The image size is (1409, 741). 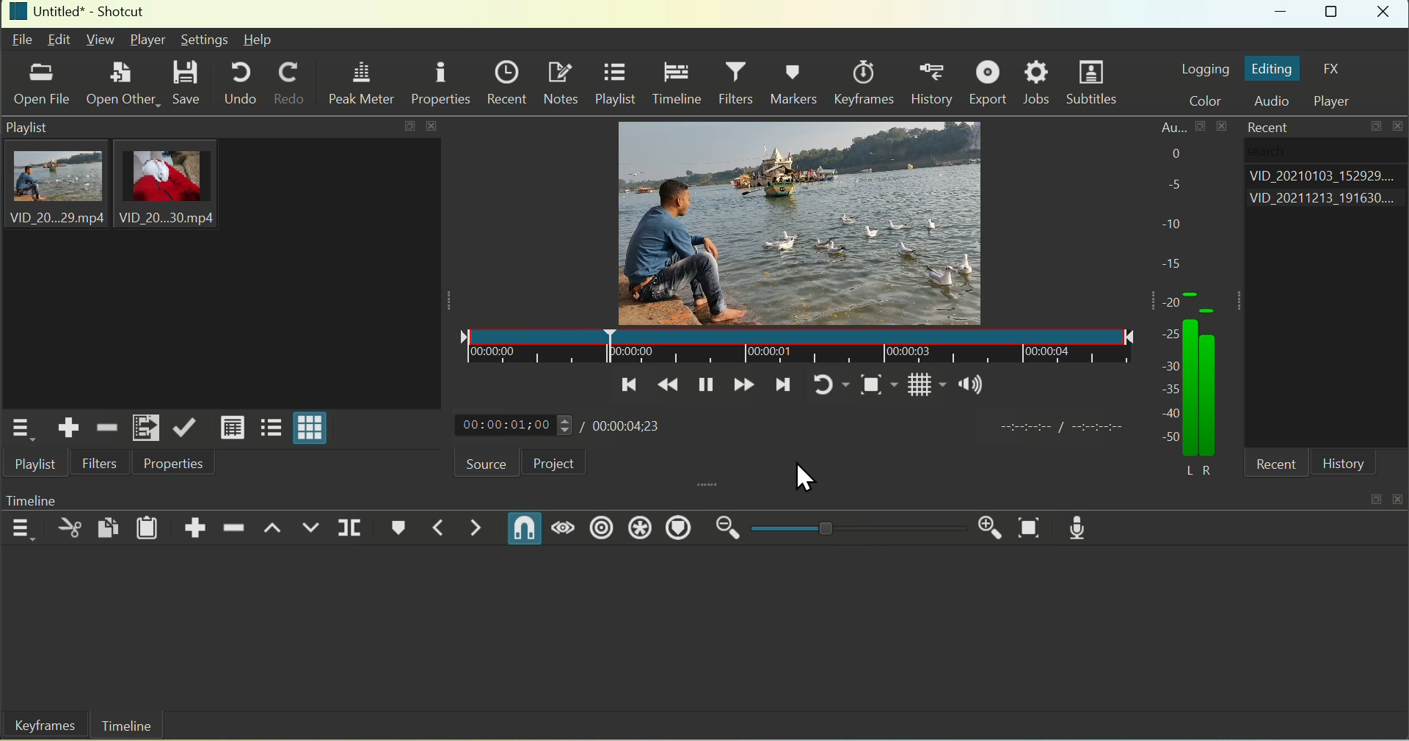 I want to click on Open Other, so click(x=120, y=81).